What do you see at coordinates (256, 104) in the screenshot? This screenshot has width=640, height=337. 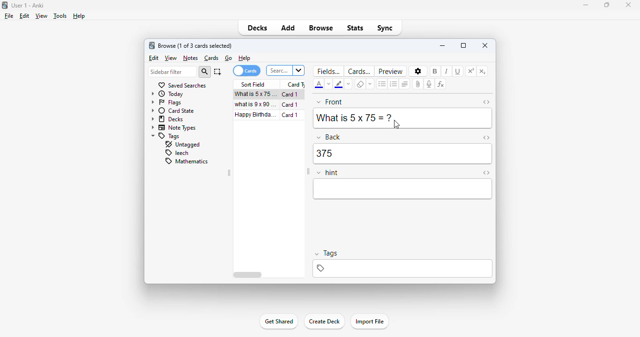 I see `what is 9x90=?` at bounding box center [256, 104].